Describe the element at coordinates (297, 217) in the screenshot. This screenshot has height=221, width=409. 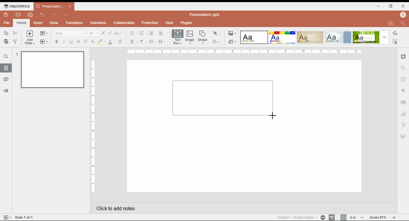
I see `language` at that location.